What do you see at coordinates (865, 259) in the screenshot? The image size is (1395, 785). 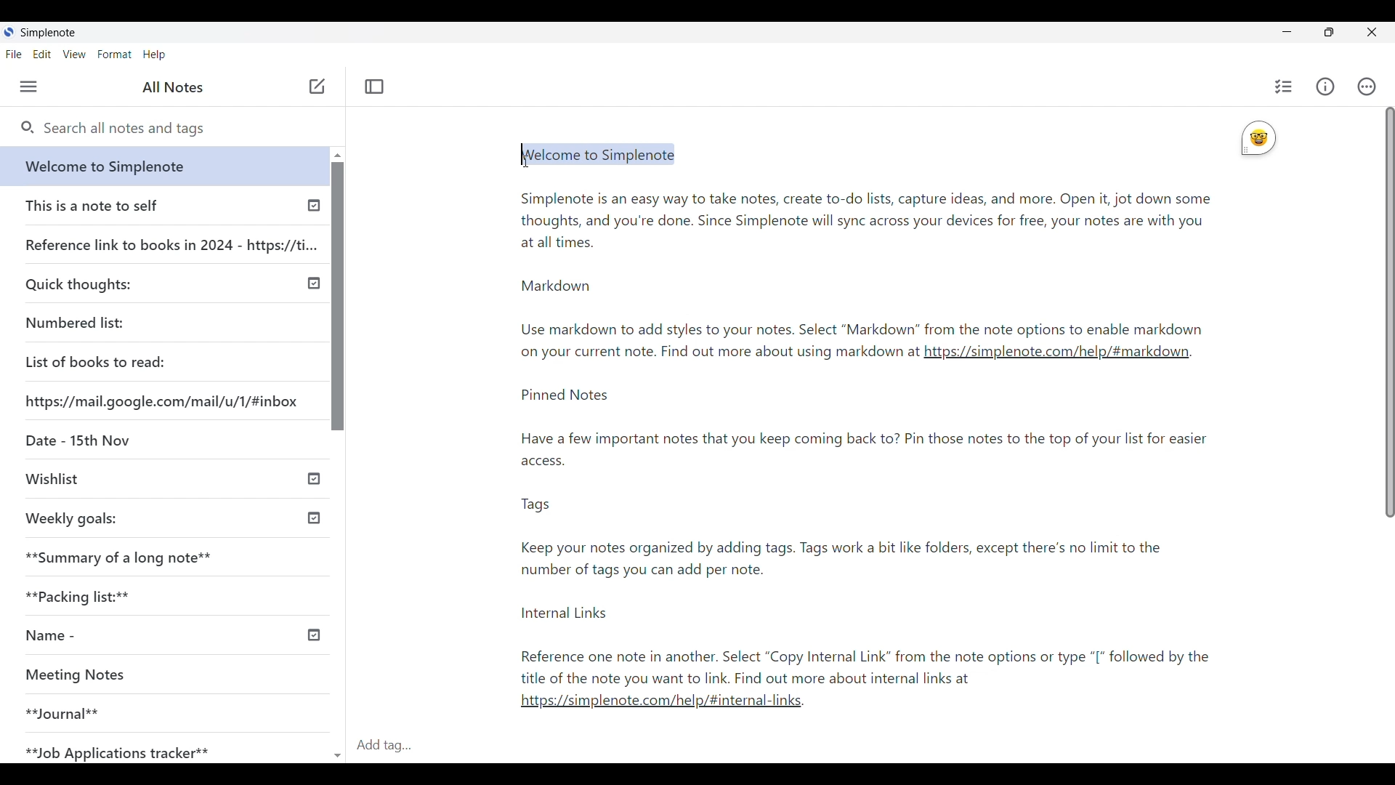 I see `Current note text` at bounding box center [865, 259].